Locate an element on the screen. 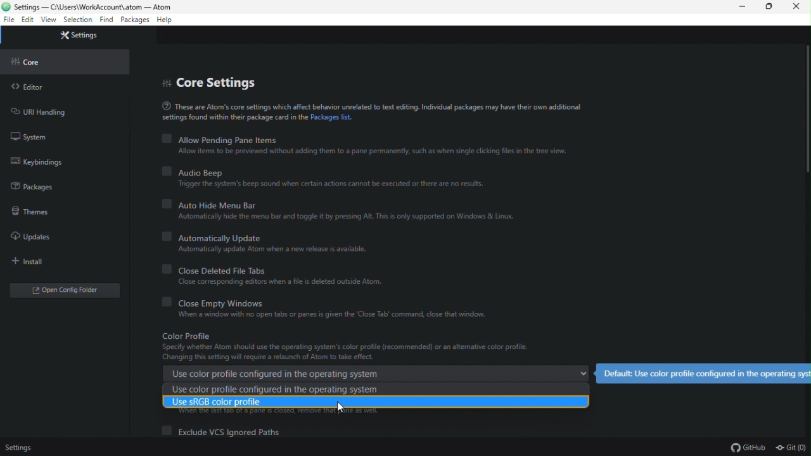 This screenshot has width=811, height=456. themes is located at coordinates (32, 210).